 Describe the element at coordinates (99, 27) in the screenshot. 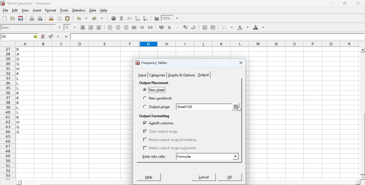

I see `underline` at that location.